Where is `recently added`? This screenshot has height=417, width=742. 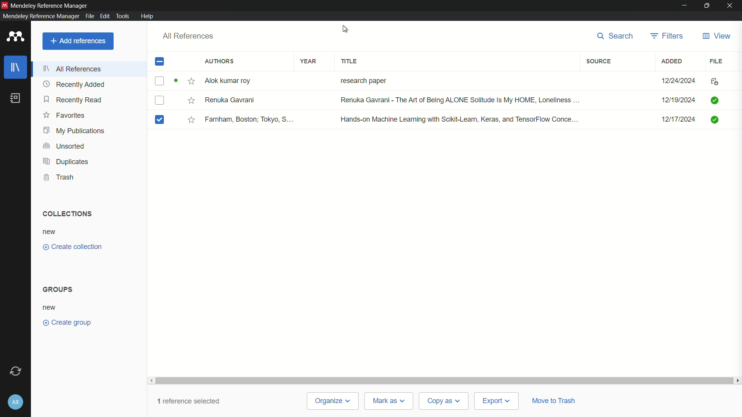
recently added is located at coordinates (75, 84).